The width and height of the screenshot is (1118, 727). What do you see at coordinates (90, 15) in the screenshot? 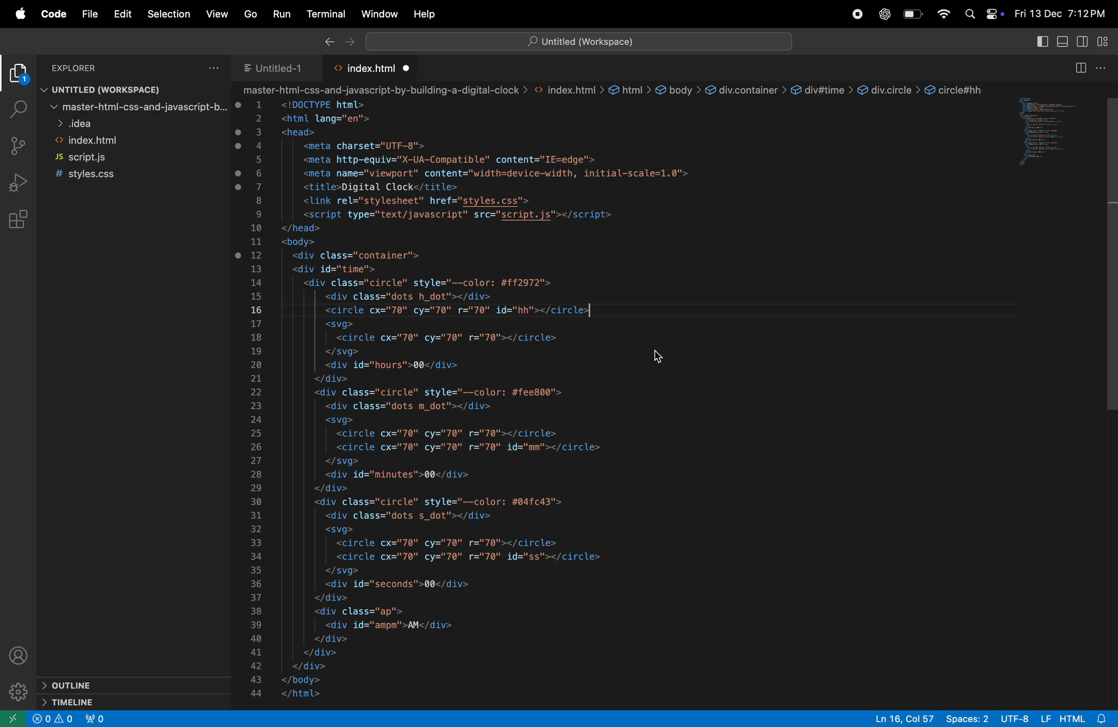
I see `file` at bounding box center [90, 15].